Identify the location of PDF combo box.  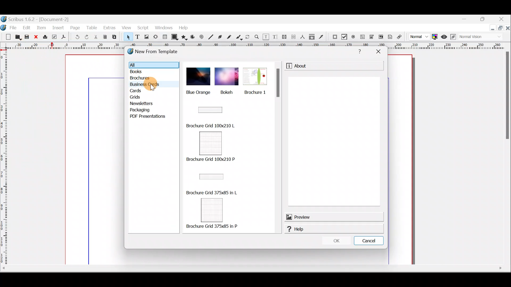
(371, 37).